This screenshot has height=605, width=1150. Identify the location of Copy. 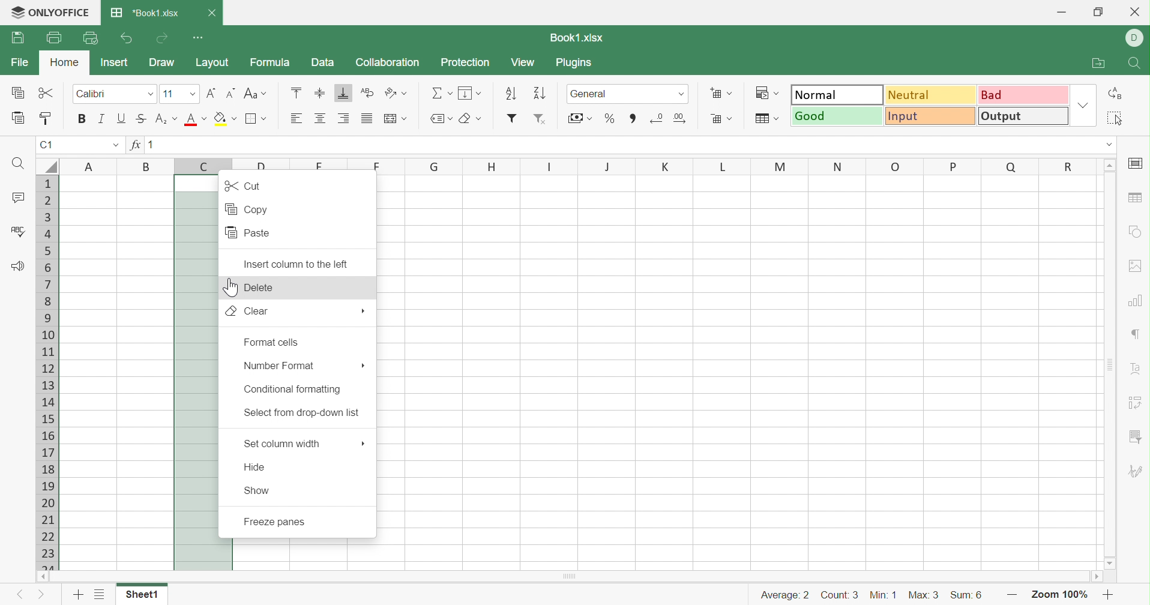
(250, 208).